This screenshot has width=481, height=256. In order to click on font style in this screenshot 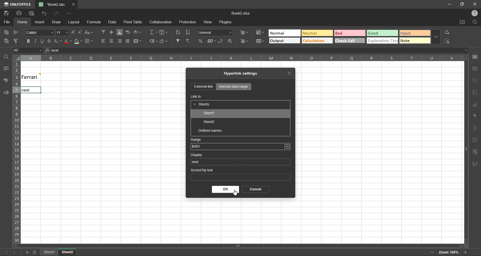, I will do `click(40, 33)`.